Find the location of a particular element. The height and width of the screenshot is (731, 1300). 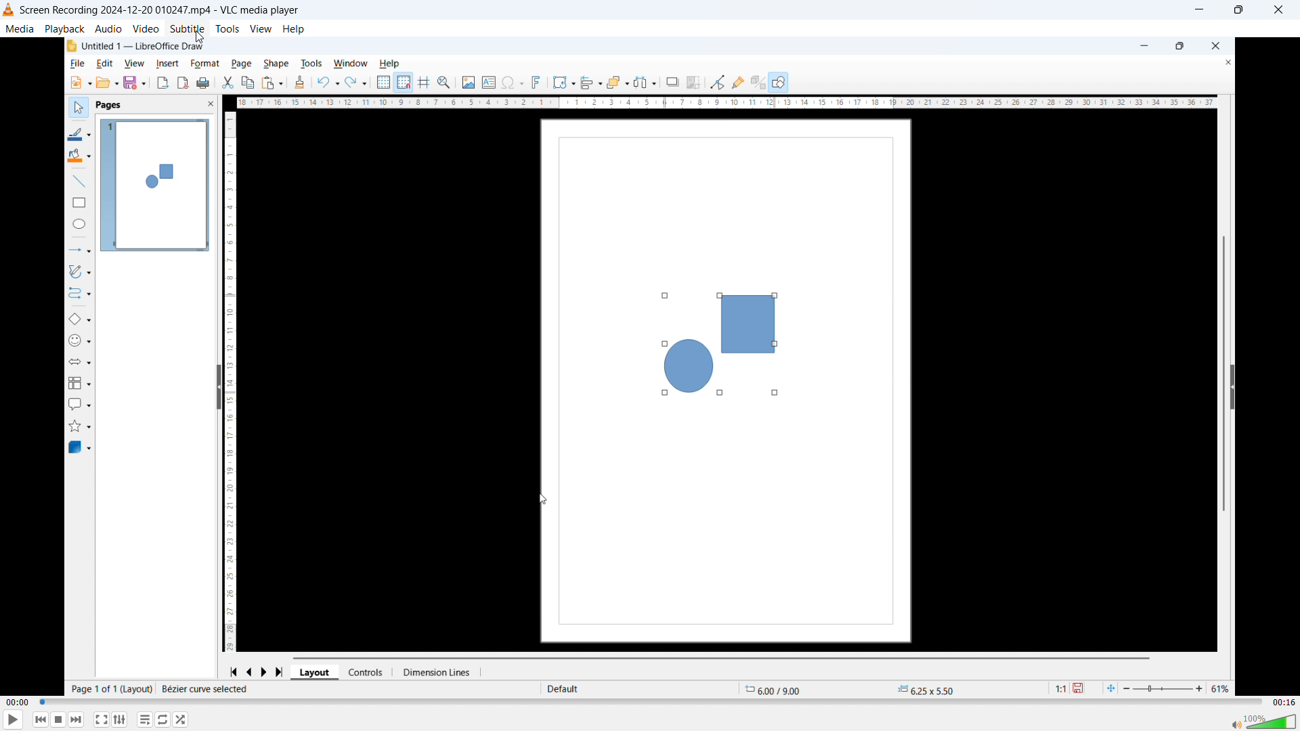

rectangle is located at coordinates (76, 204).